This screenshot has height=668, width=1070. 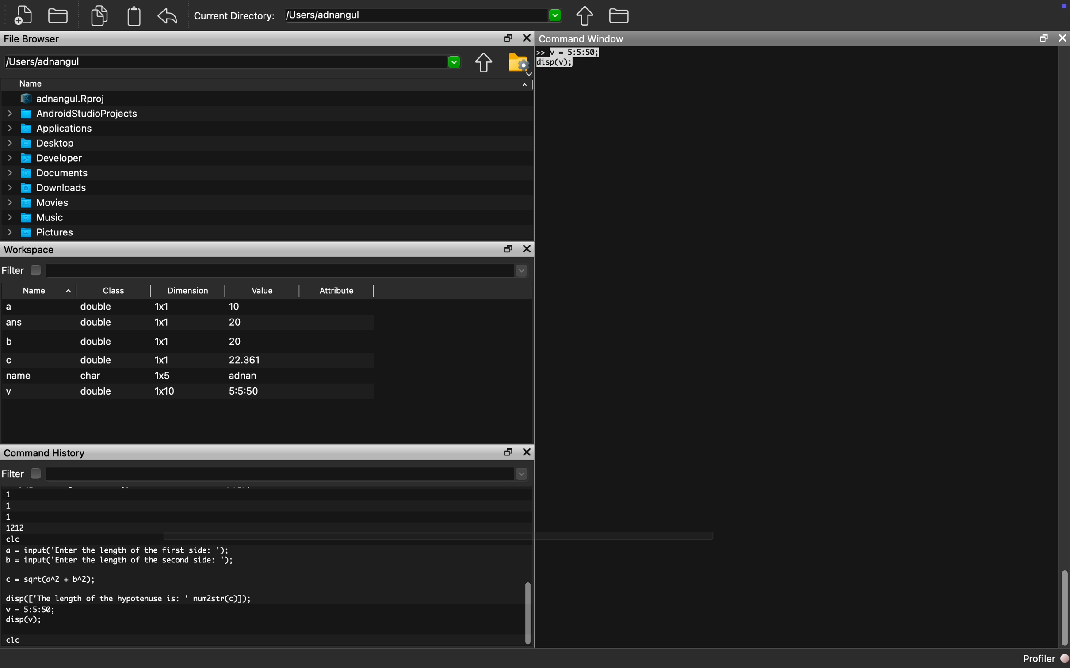 I want to click on double, so click(x=98, y=342).